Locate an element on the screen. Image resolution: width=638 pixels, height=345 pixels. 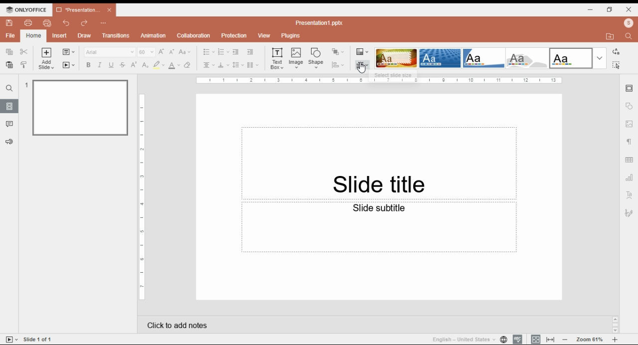
Zoom 61% is located at coordinates (591, 339).